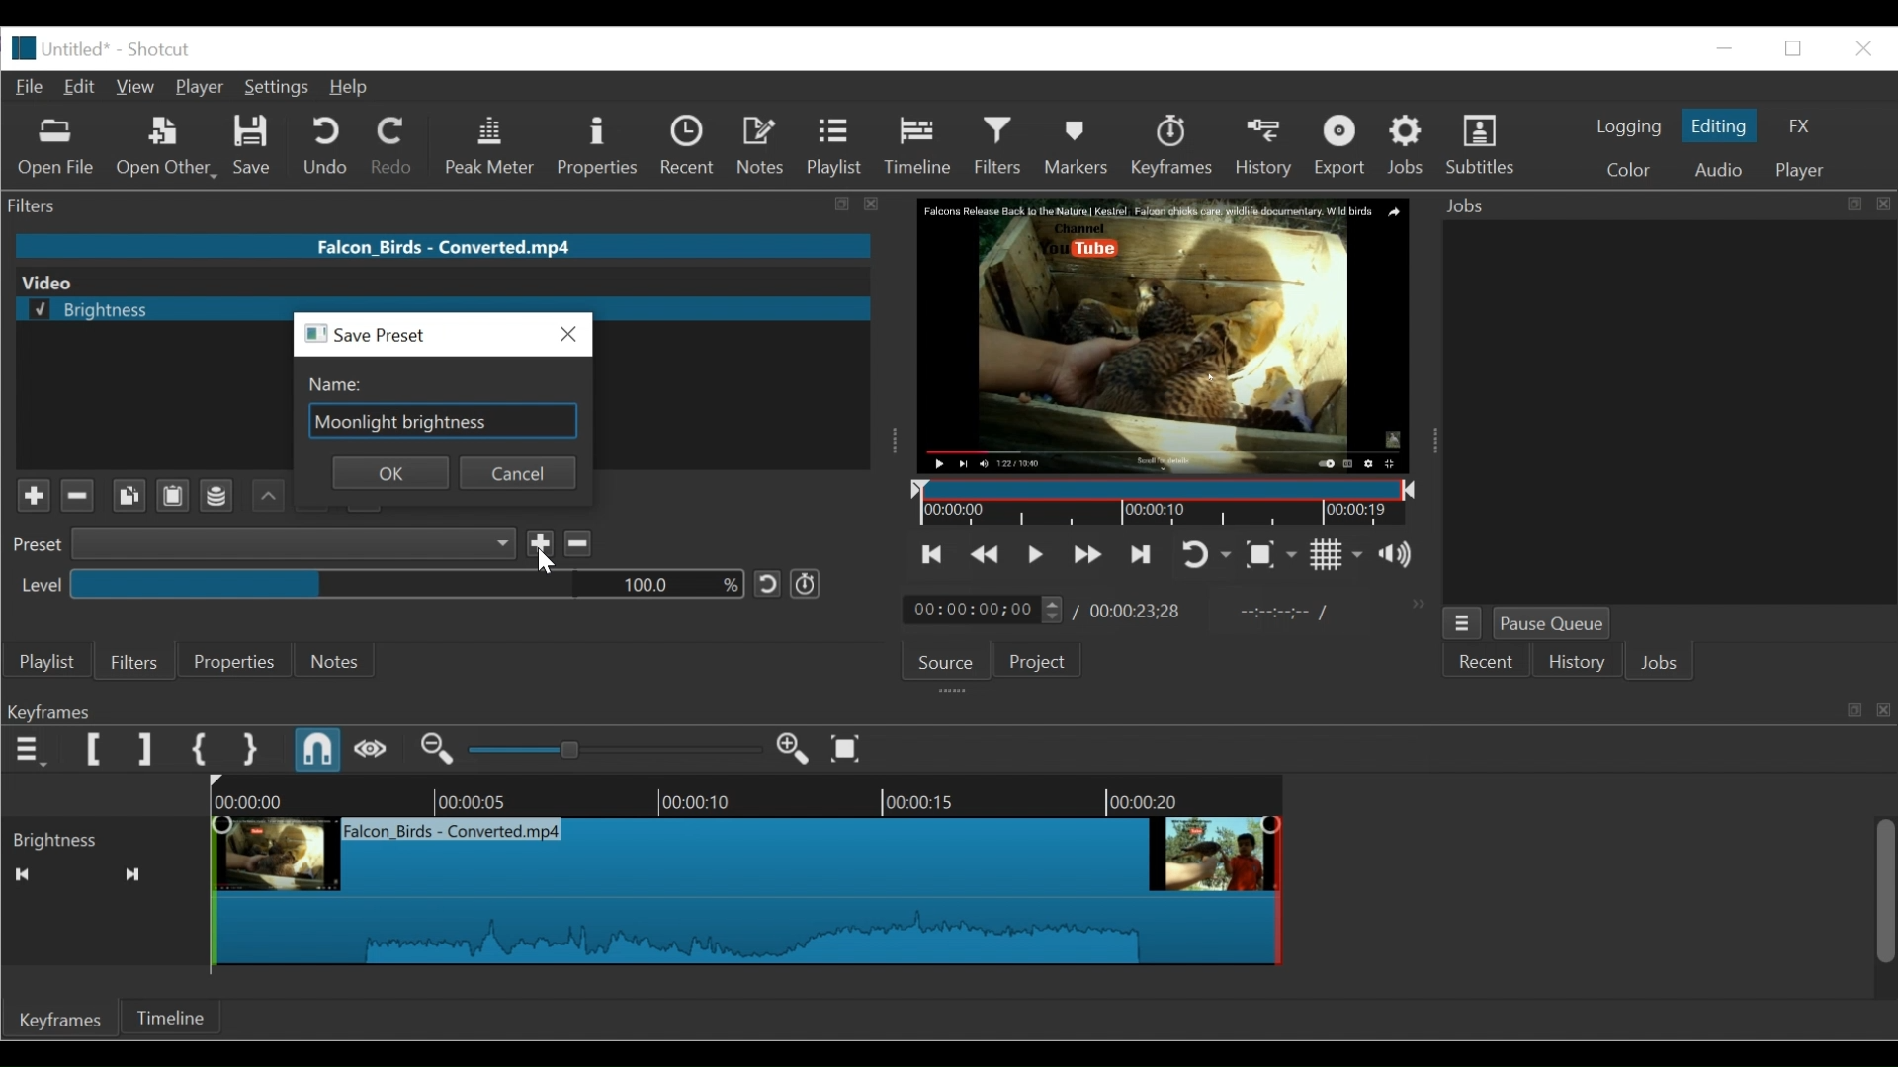  Describe the element at coordinates (448, 408) in the screenshot. I see `Name` at that location.